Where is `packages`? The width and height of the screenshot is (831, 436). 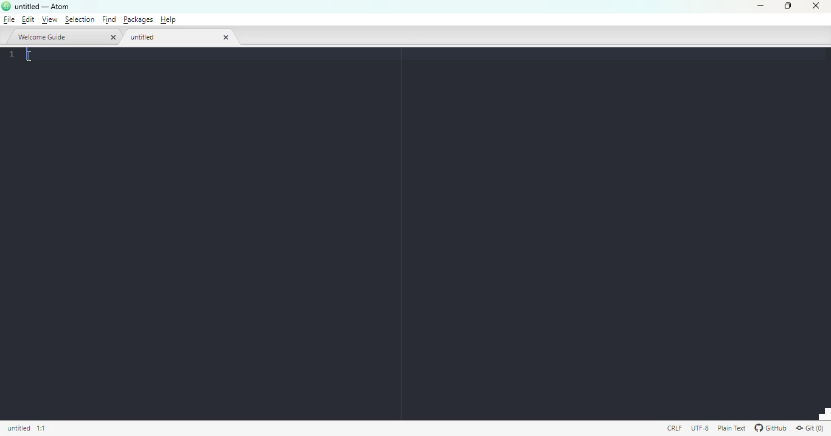
packages is located at coordinates (137, 19).